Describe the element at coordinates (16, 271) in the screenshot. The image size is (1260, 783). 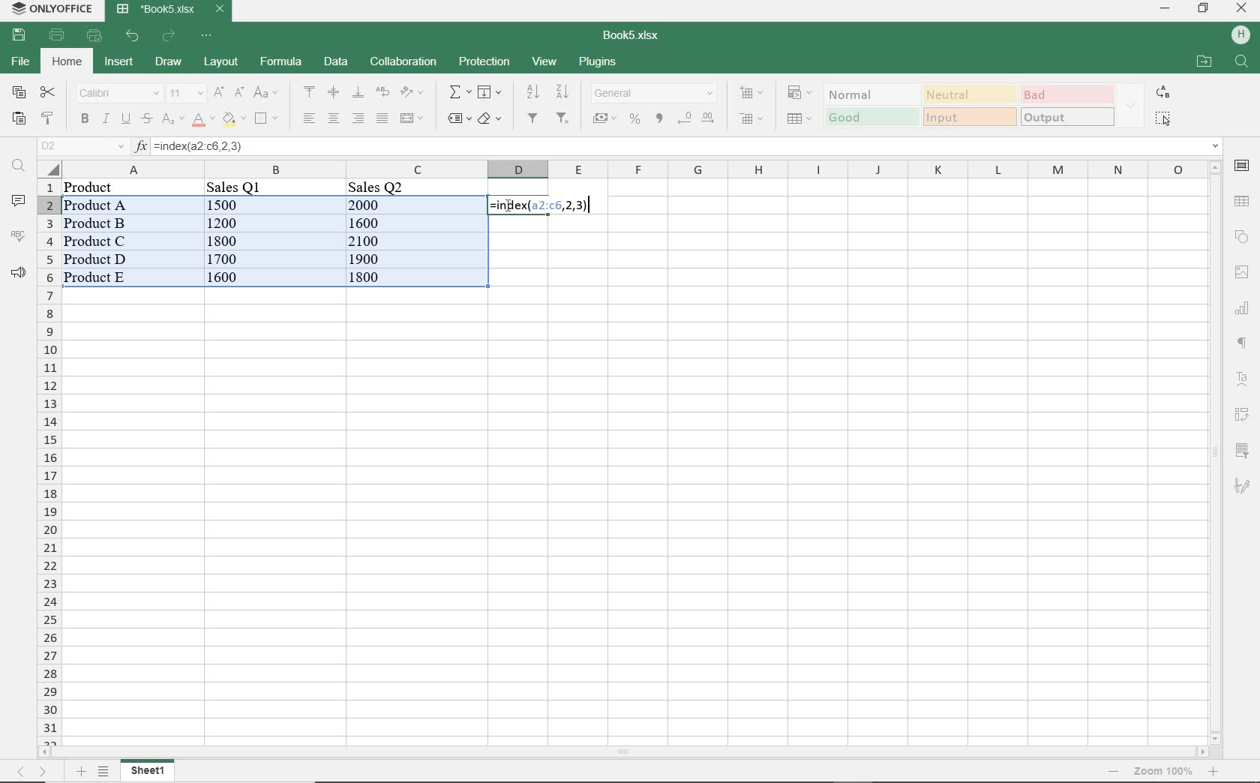
I see `support & feedback` at that location.